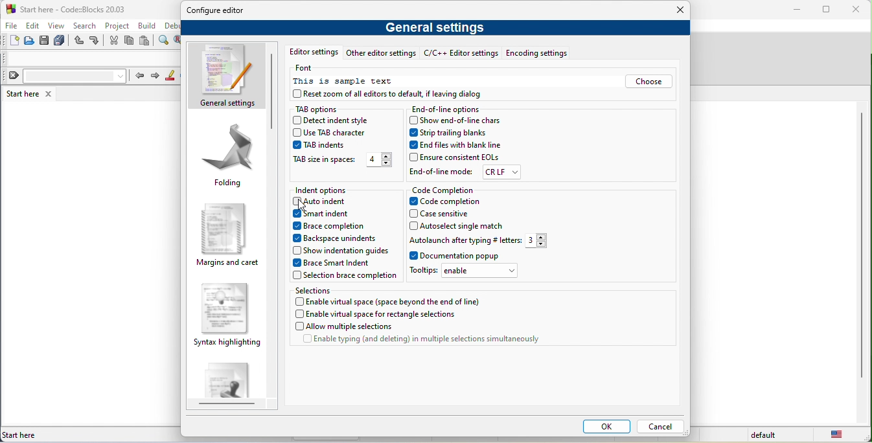 This screenshot has height=443, width=872. Describe the element at coordinates (159, 76) in the screenshot. I see `next` at that location.